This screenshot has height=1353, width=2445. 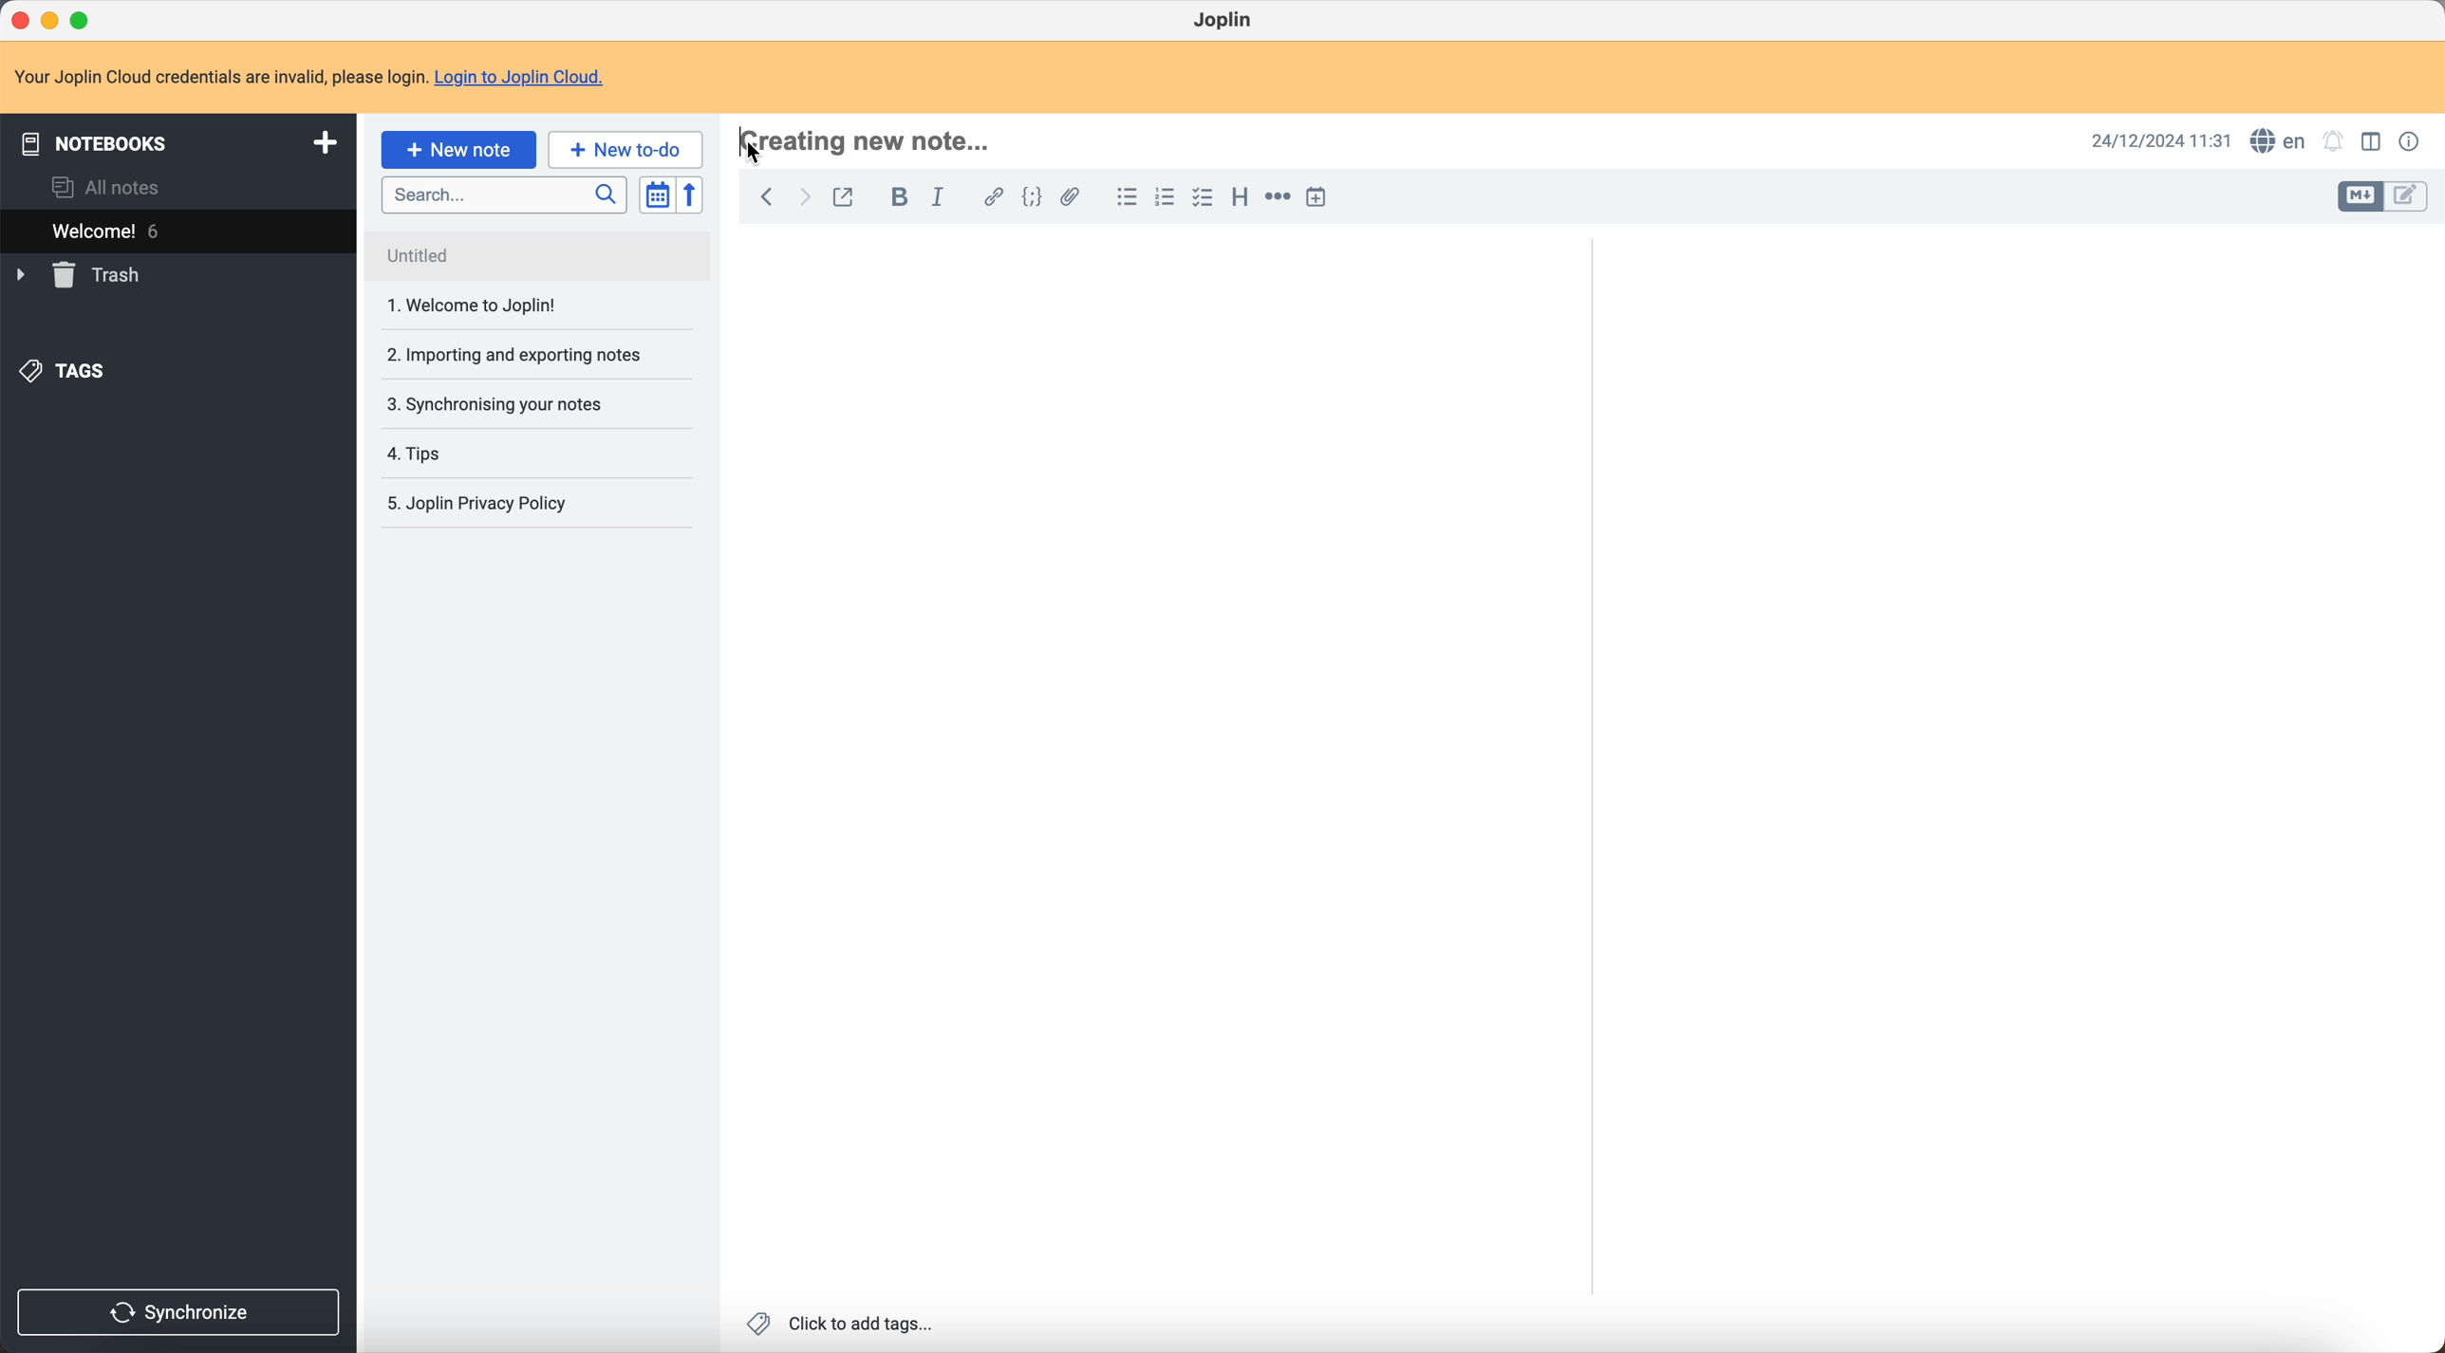 What do you see at coordinates (501, 197) in the screenshot?
I see `search bar` at bounding box center [501, 197].